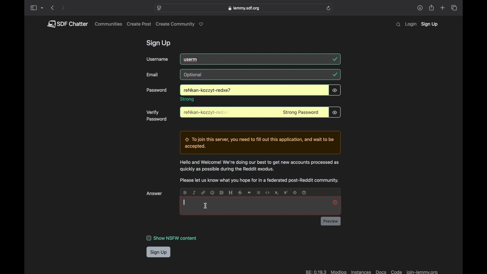 This screenshot has height=274, width=487. What do you see at coordinates (249, 193) in the screenshot?
I see `quote` at bounding box center [249, 193].